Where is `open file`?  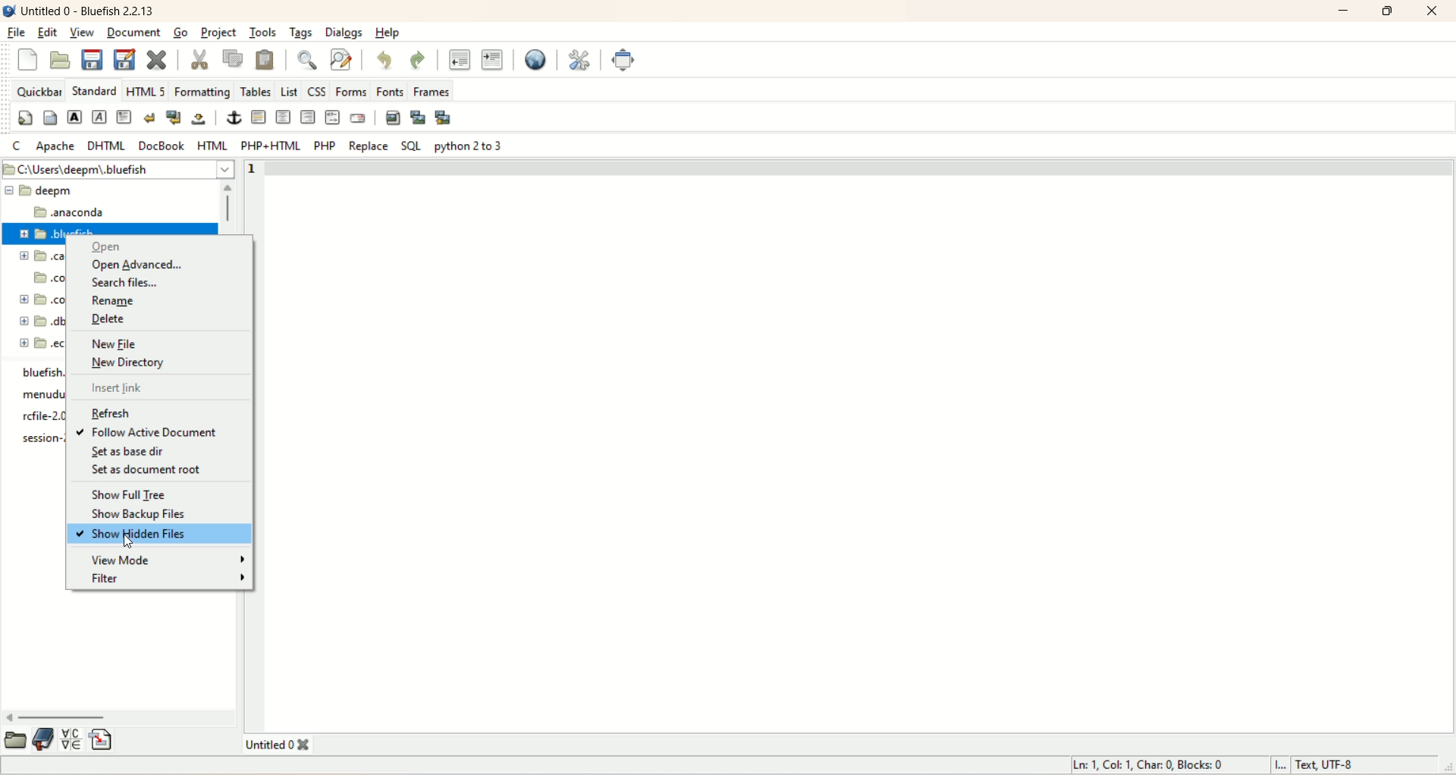
open file is located at coordinates (61, 60).